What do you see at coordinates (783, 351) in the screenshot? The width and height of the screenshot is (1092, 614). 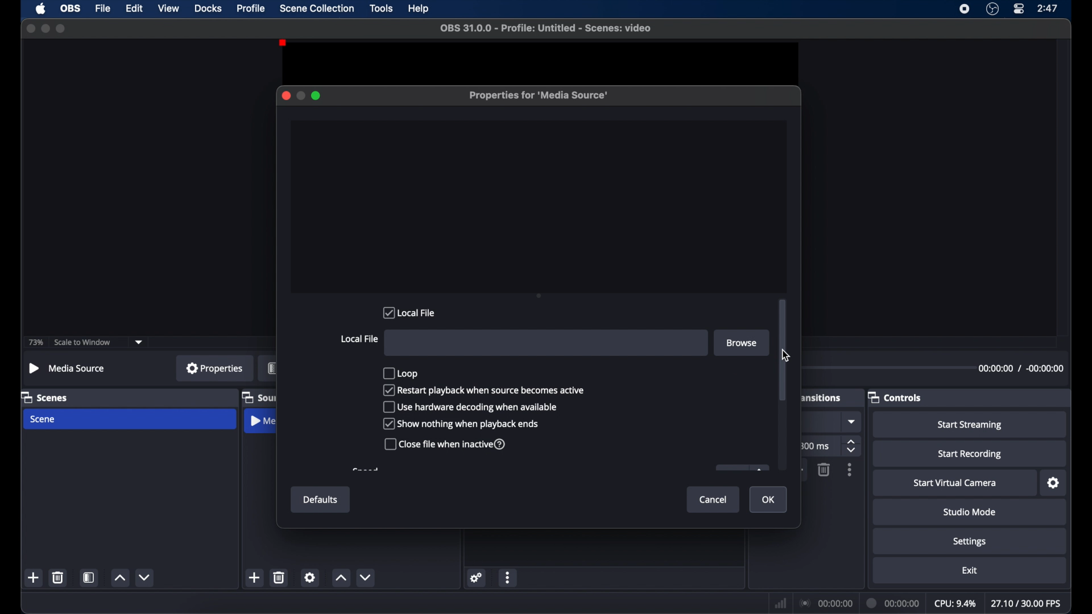 I see `scroll box` at bounding box center [783, 351].